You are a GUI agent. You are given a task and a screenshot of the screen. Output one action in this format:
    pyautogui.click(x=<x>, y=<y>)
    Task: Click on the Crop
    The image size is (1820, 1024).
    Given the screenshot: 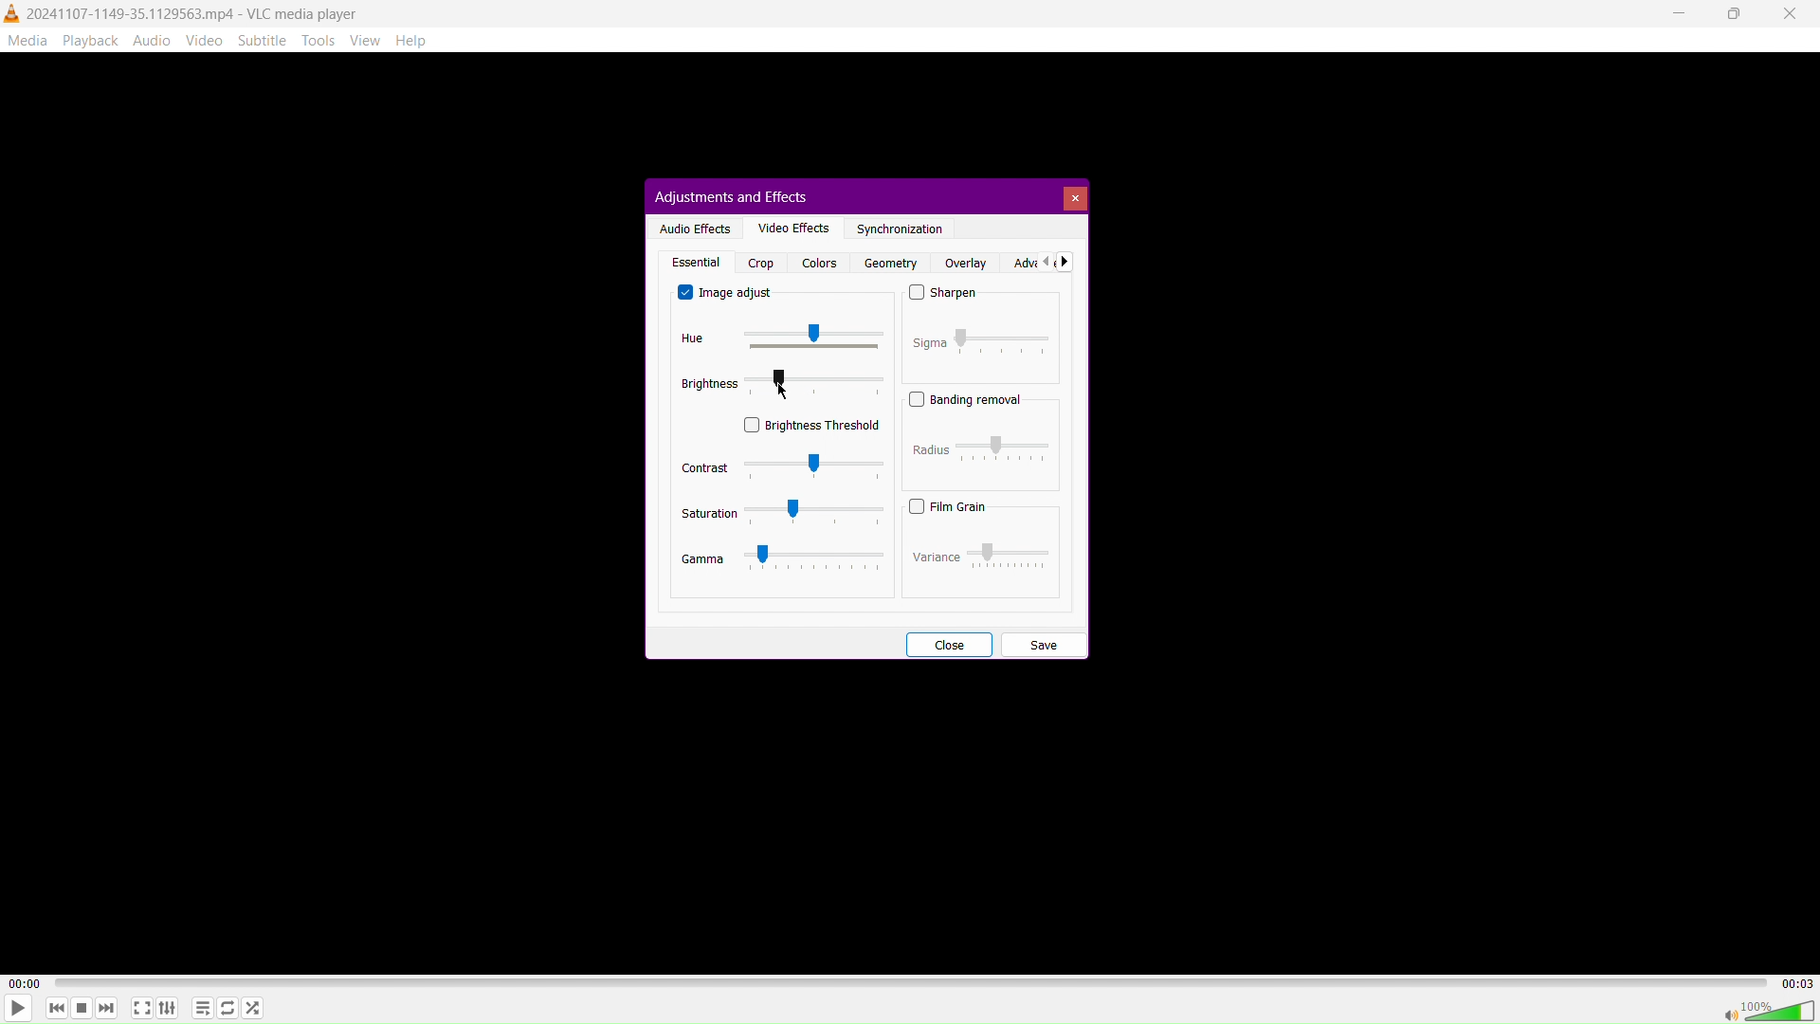 What is the action you would take?
    pyautogui.click(x=761, y=263)
    